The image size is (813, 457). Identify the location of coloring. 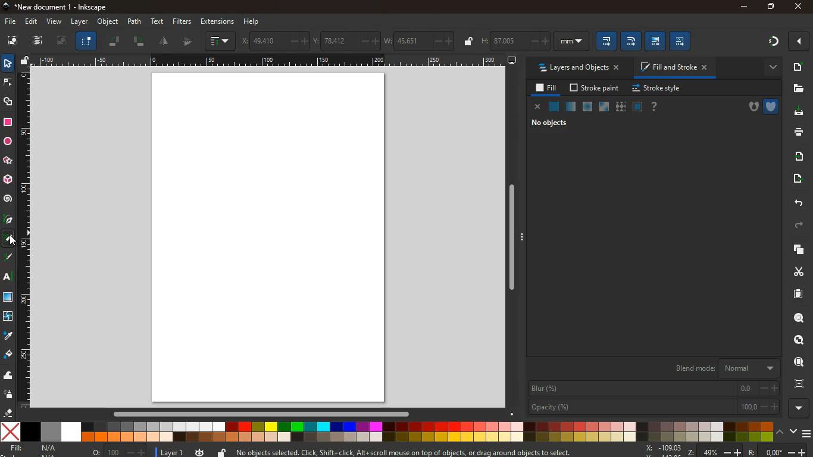
(8, 239).